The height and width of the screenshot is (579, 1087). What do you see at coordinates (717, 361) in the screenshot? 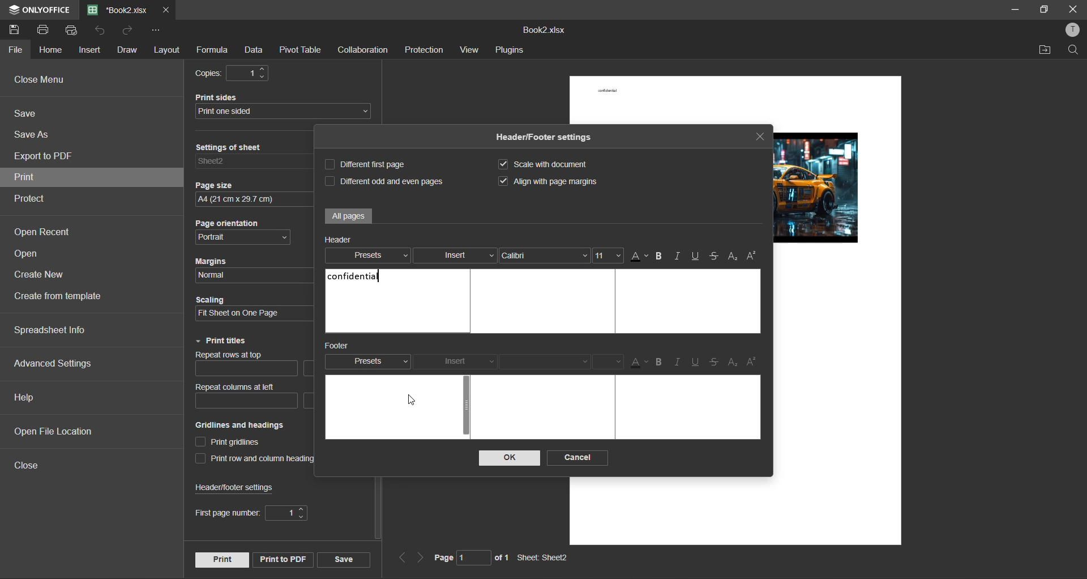
I see `strikethrough` at bounding box center [717, 361].